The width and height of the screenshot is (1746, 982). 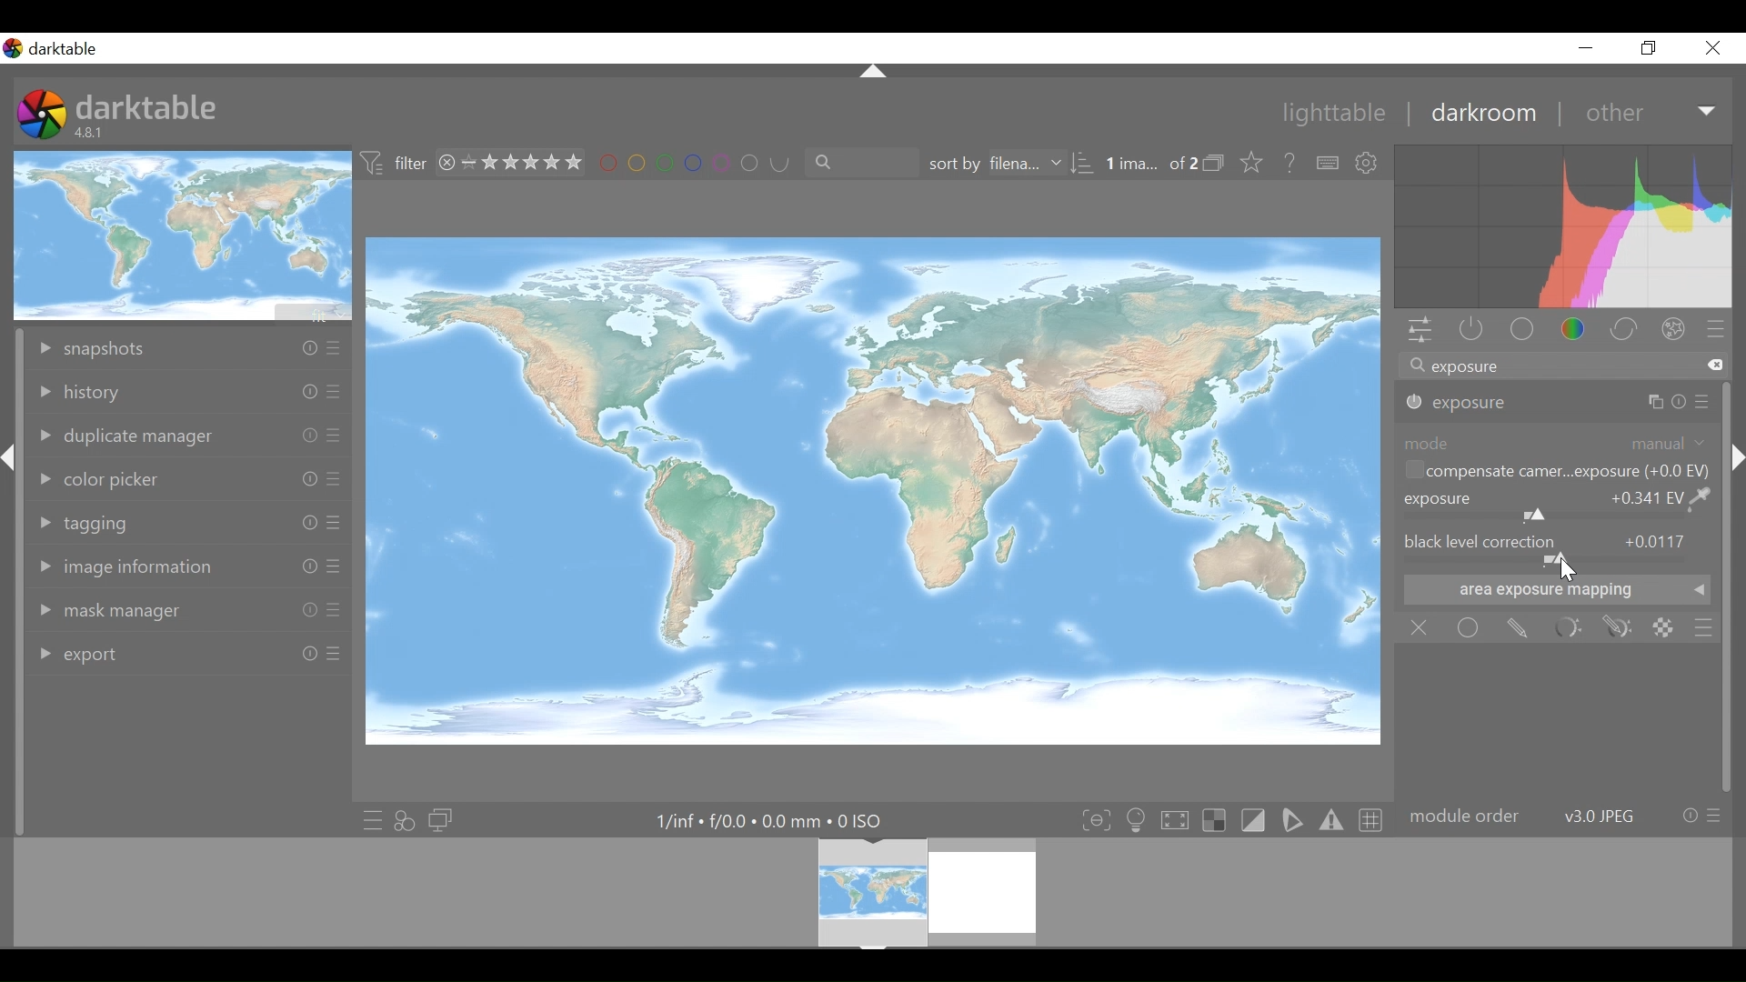 What do you see at coordinates (1470, 626) in the screenshot?
I see `uniform` at bounding box center [1470, 626].